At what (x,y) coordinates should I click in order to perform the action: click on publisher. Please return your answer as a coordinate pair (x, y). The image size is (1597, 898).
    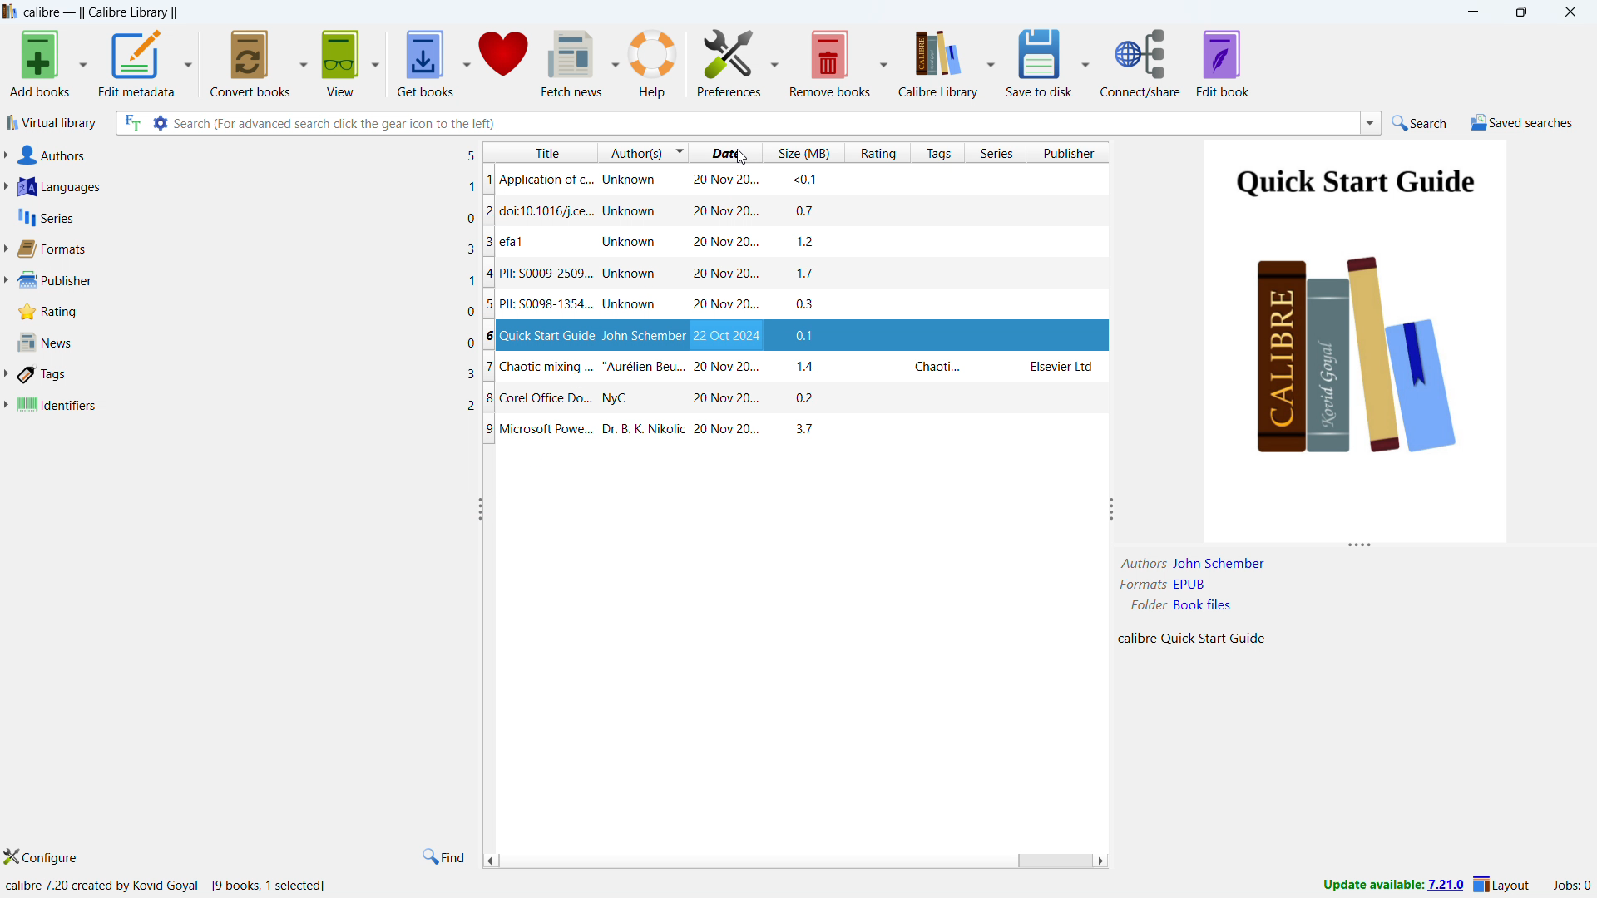
    Looking at the image, I should click on (1071, 152).